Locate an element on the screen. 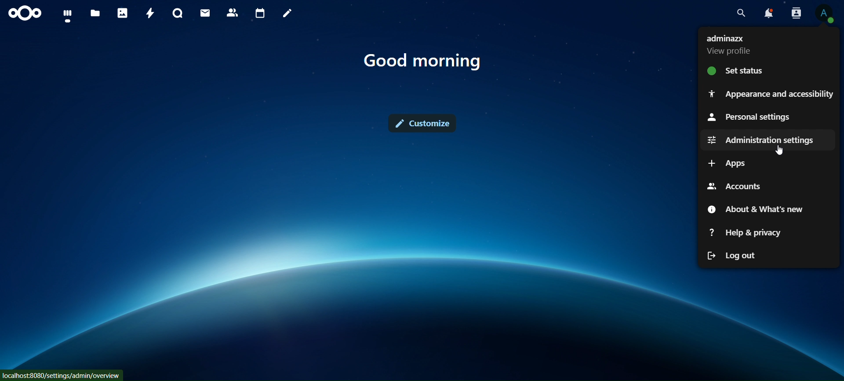  apps is located at coordinates (727, 164).